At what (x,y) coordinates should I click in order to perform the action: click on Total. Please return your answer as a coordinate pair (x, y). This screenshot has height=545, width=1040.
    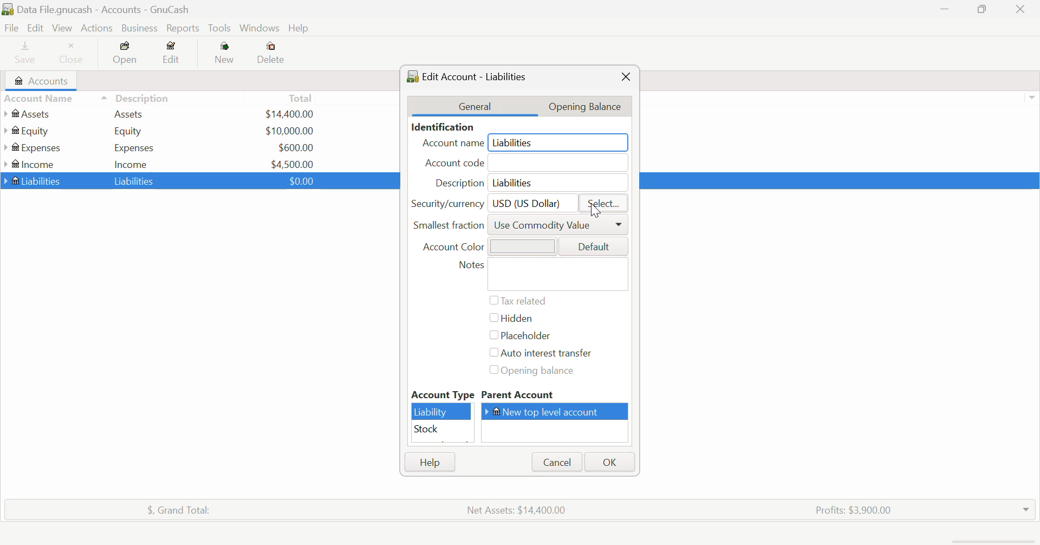
    Looking at the image, I should click on (173, 508).